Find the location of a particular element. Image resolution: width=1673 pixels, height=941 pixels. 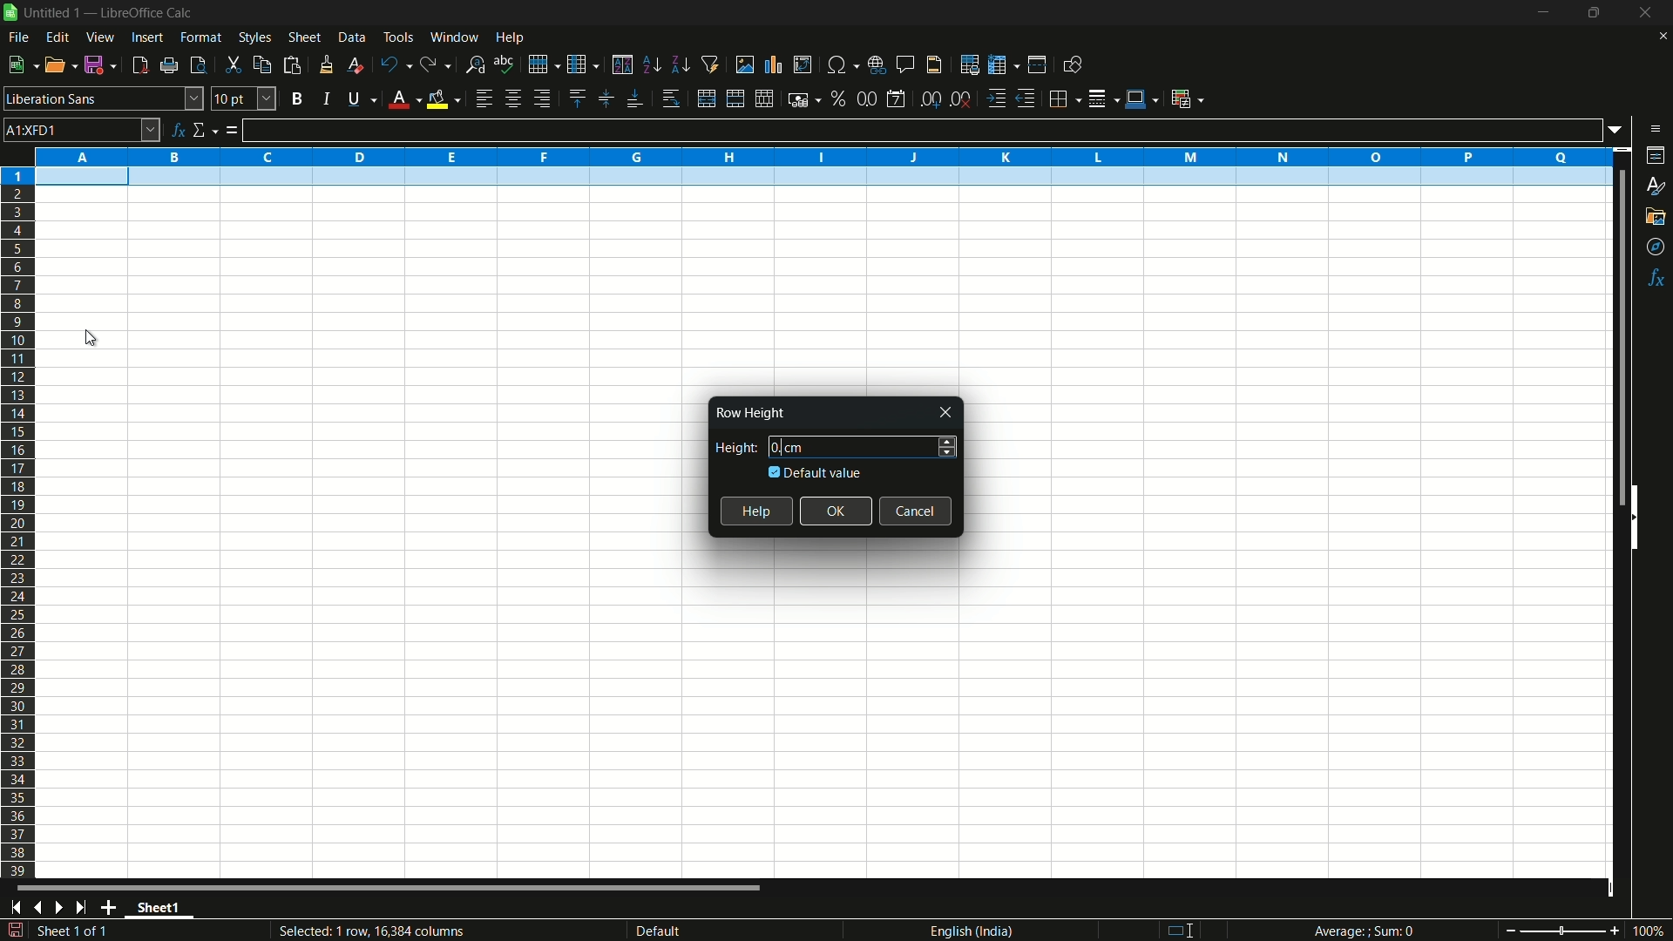

save is located at coordinates (102, 65).